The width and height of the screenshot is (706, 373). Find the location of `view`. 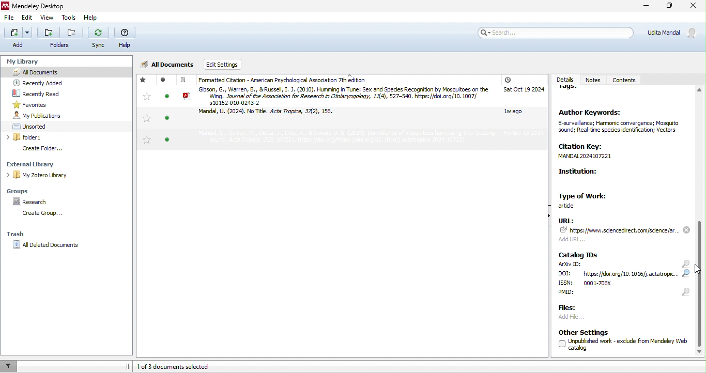

view is located at coordinates (45, 19).